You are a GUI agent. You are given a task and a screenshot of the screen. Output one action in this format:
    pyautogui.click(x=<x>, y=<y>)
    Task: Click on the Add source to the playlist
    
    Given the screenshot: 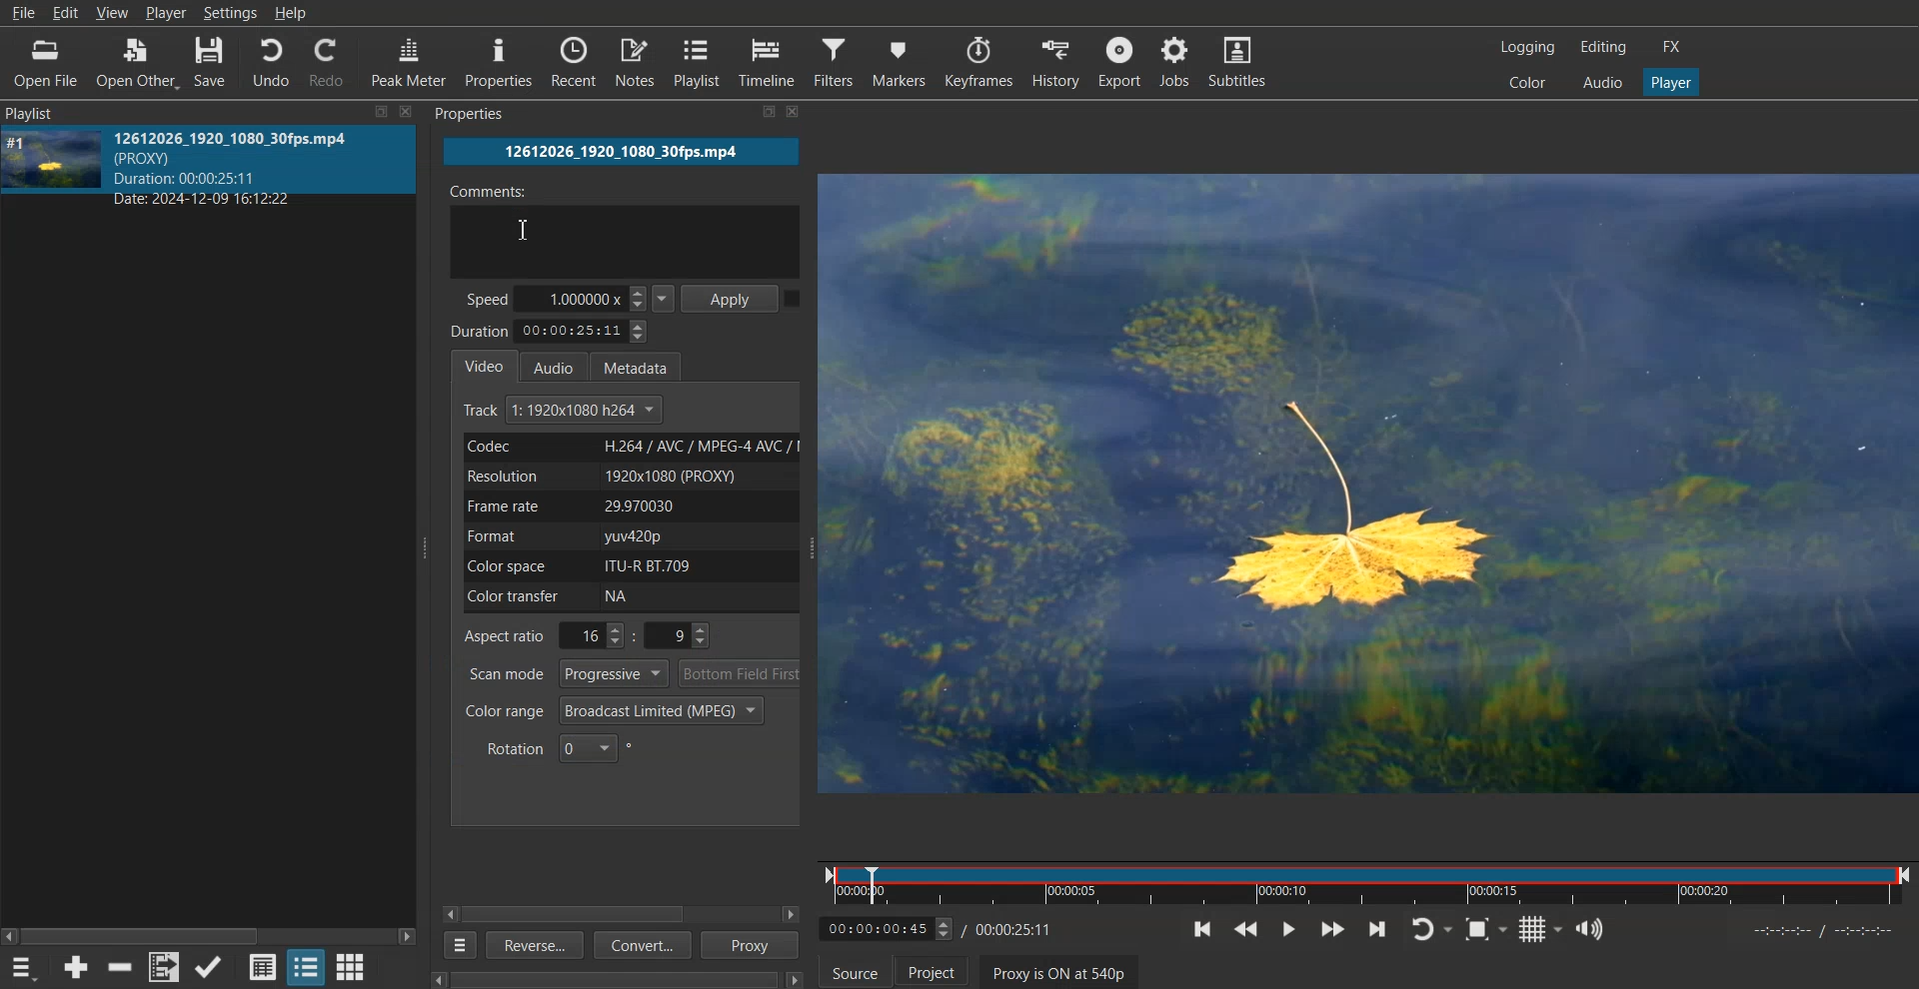 What is the action you would take?
    pyautogui.click(x=76, y=966)
    